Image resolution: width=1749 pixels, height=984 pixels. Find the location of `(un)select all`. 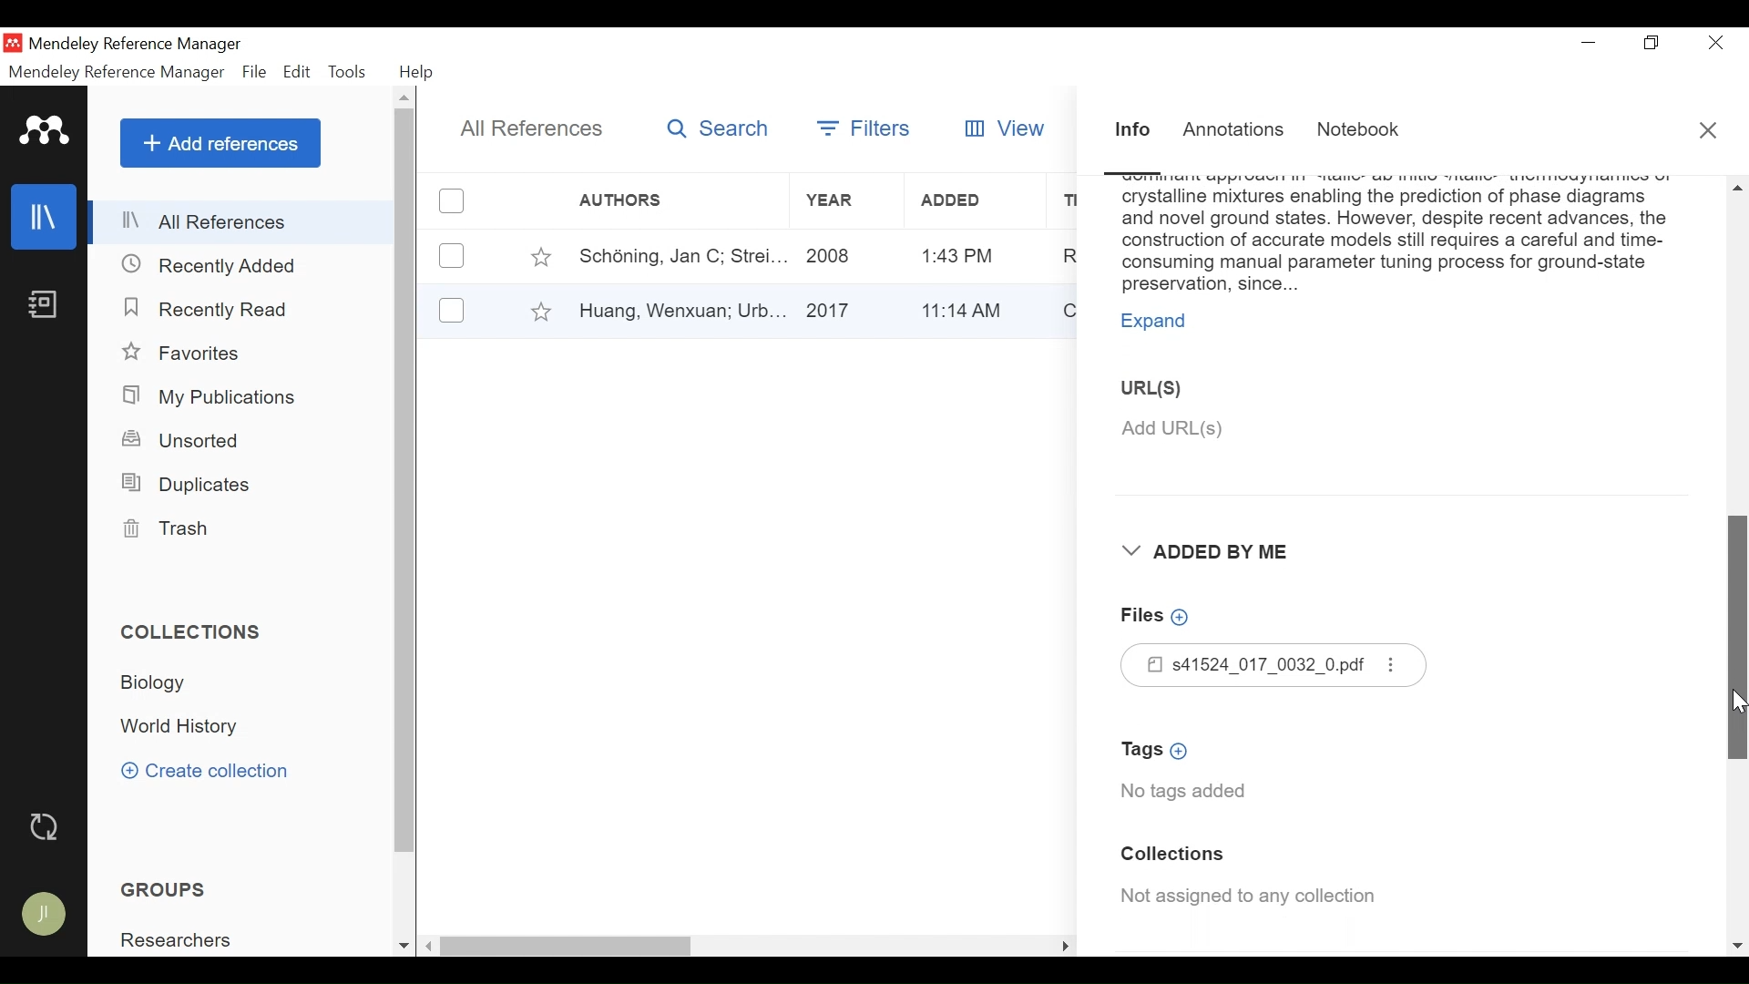

(un)select all is located at coordinates (452, 201).